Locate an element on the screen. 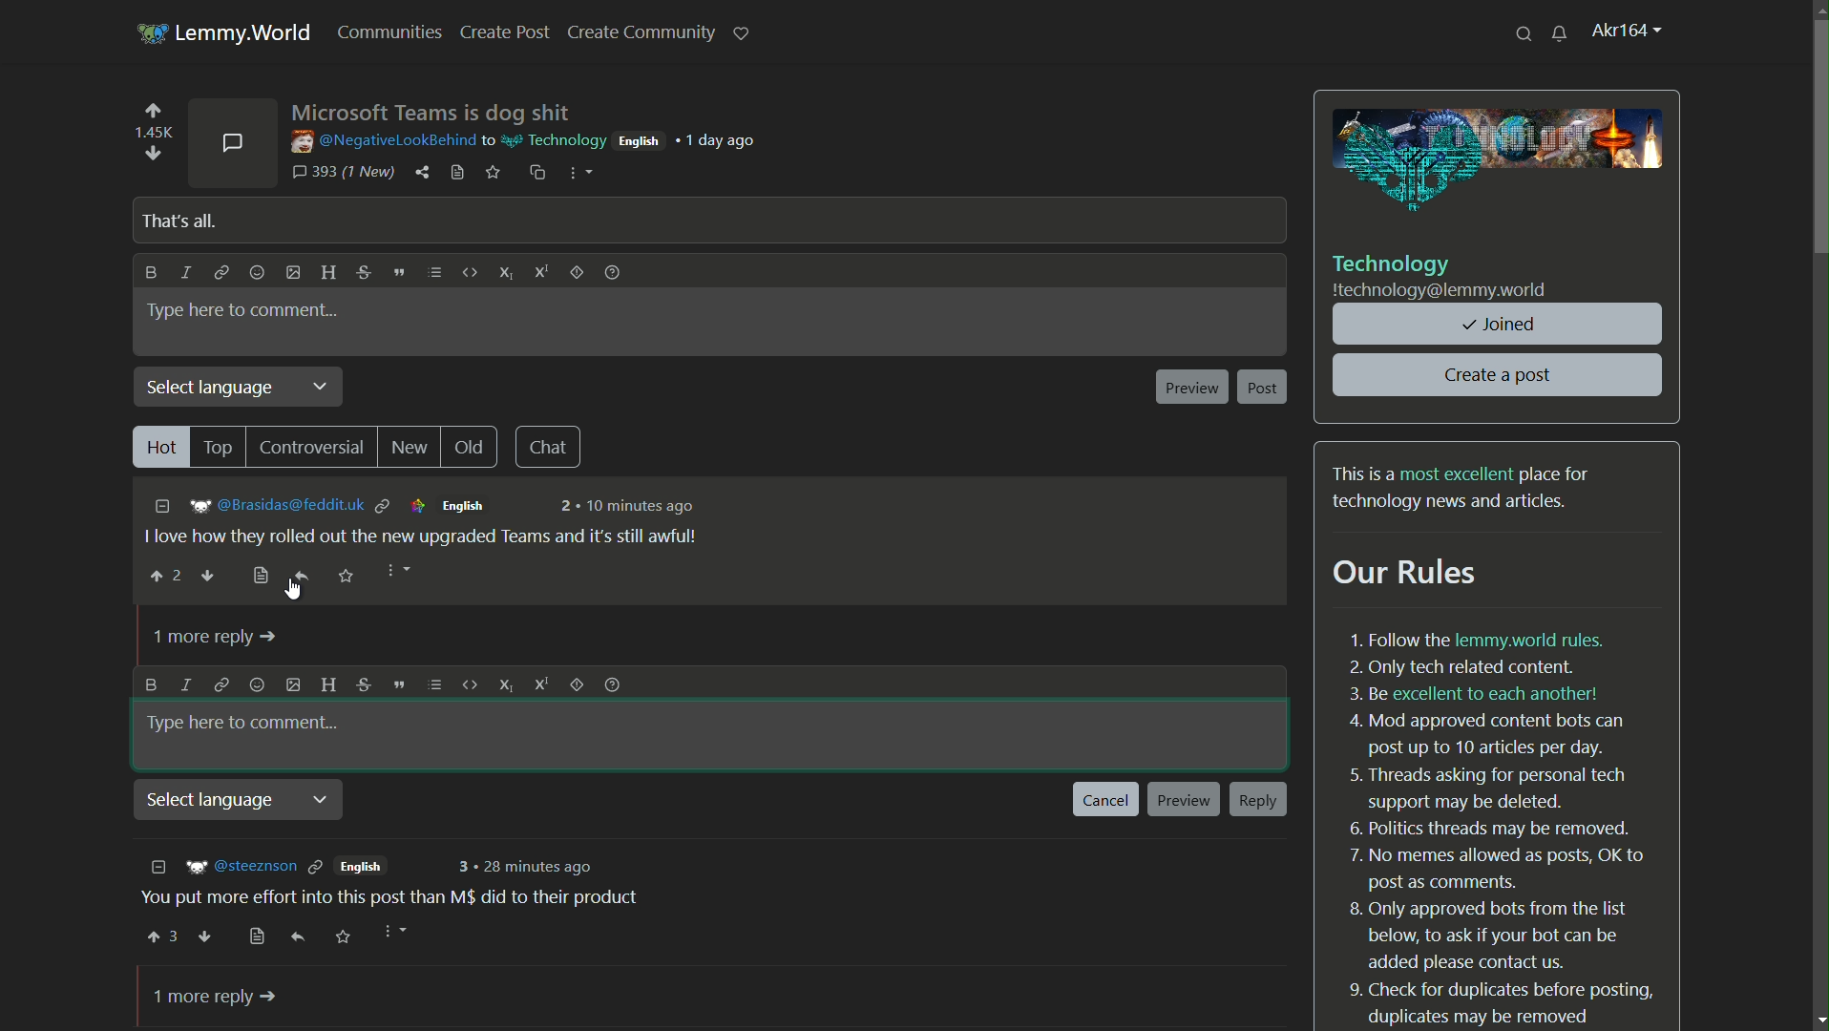  copy is located at coordinates (536, 172).